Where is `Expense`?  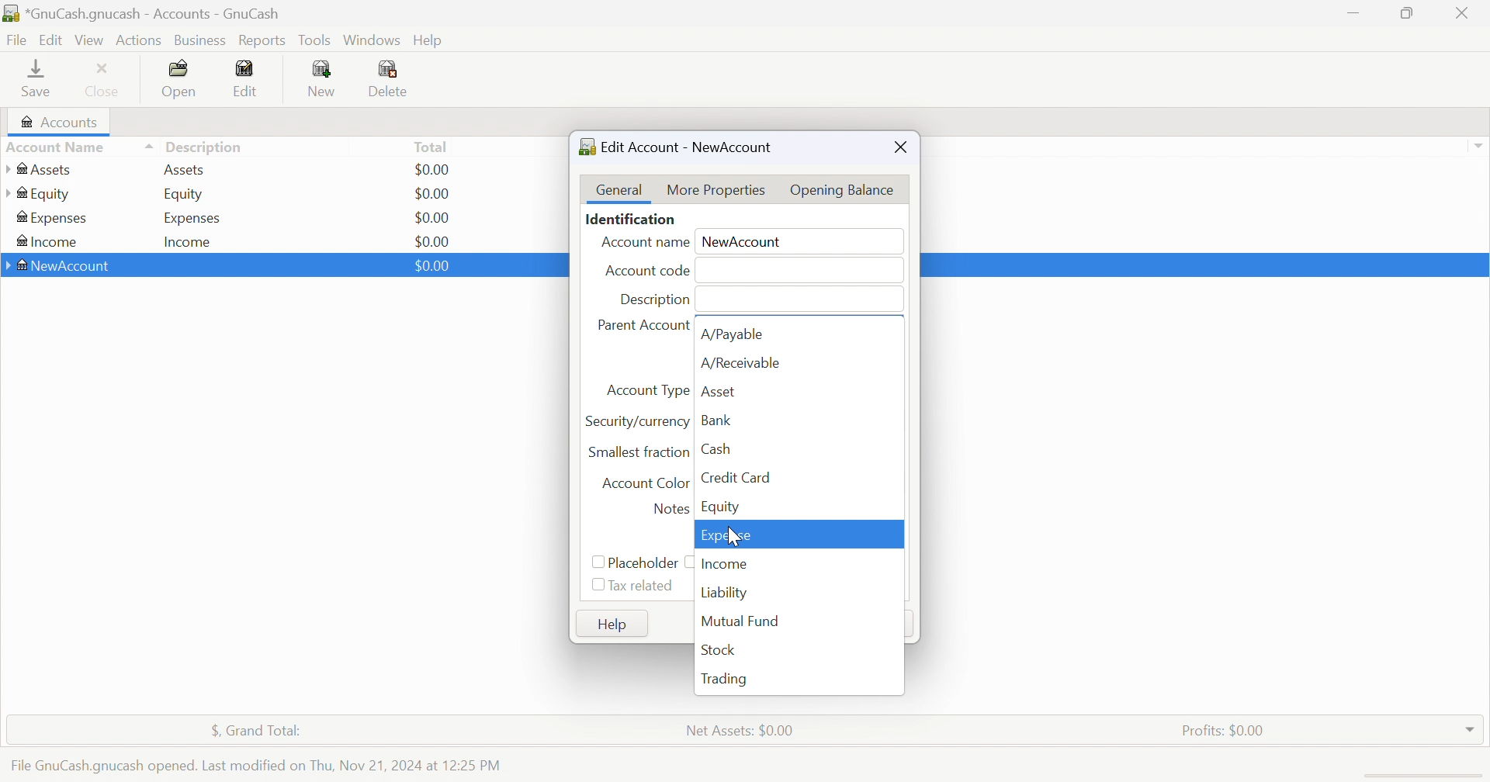 Expense is located at coordinates (729, 535).